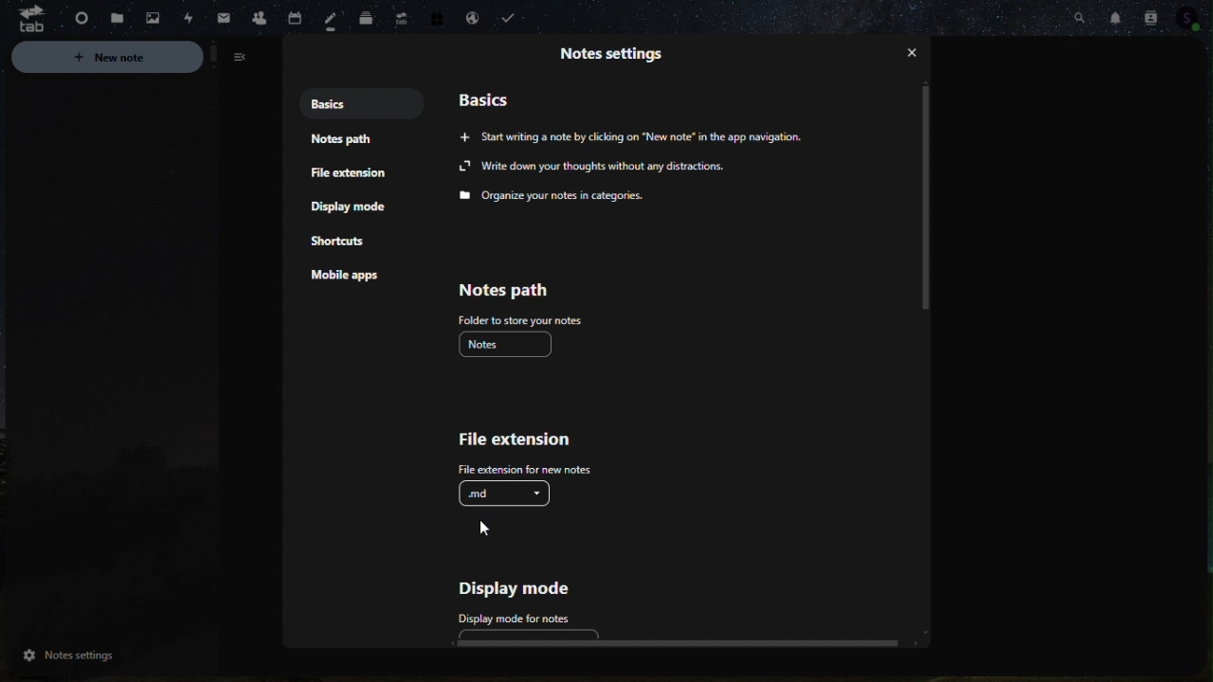 The image size is (1213, 682). I want to click on Note settings, so click(620, 52).